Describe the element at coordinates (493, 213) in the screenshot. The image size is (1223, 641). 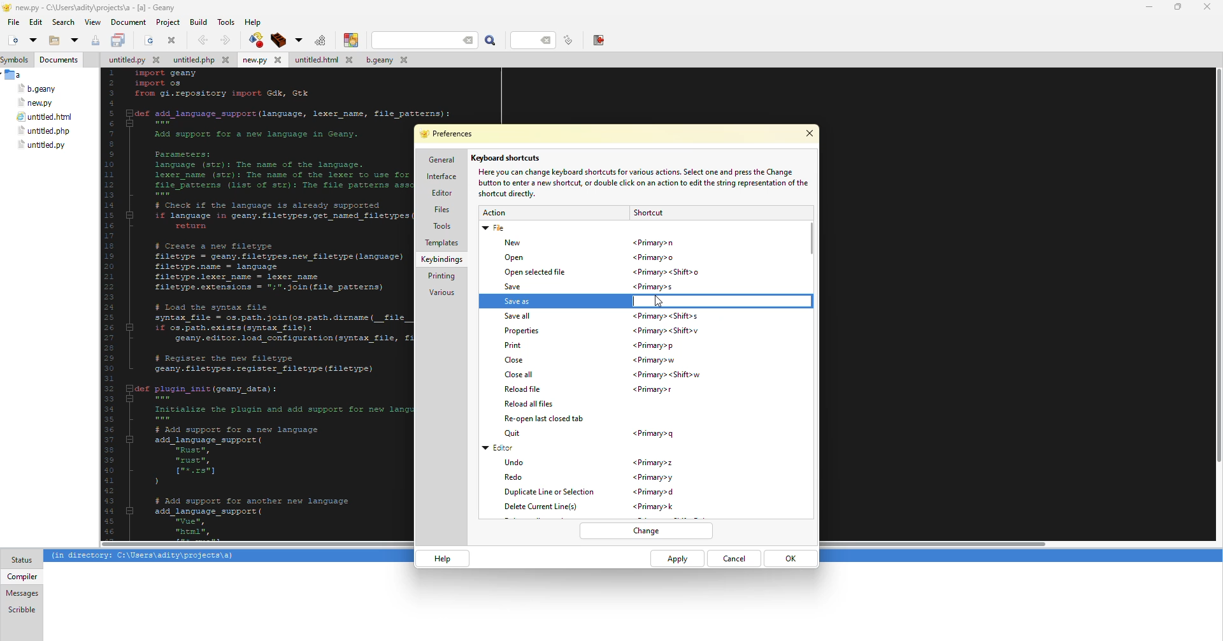
I see `action` at that location.